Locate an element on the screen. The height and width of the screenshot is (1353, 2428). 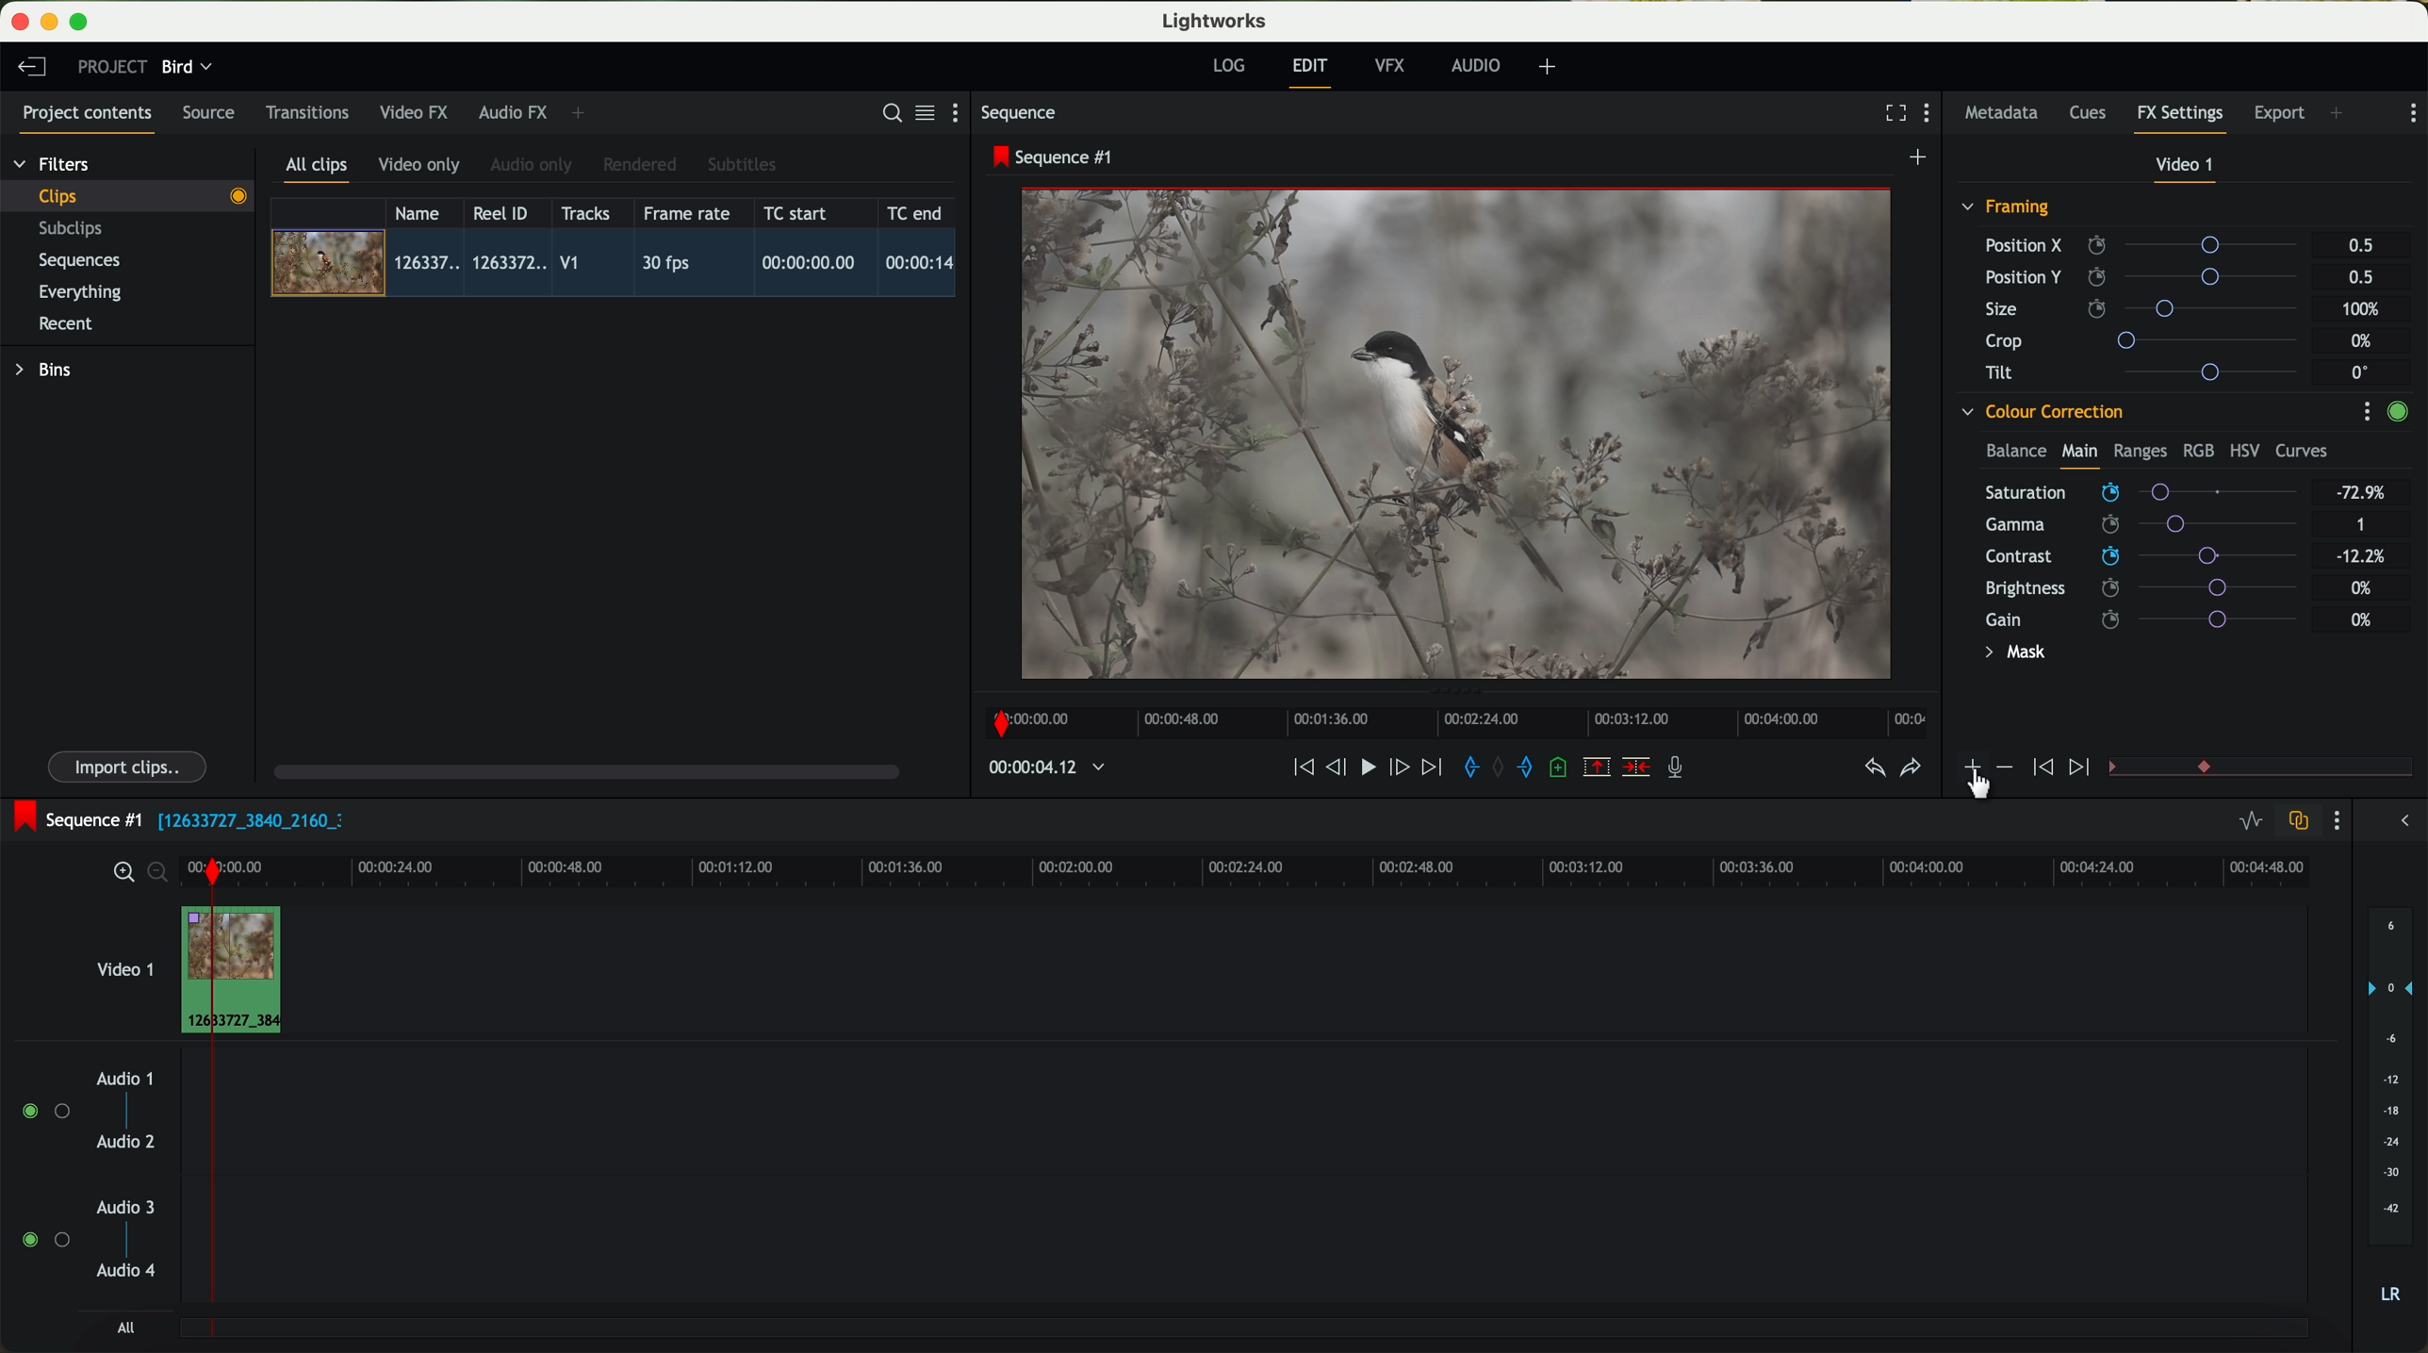
transition is located at coordinates (2289, 768).